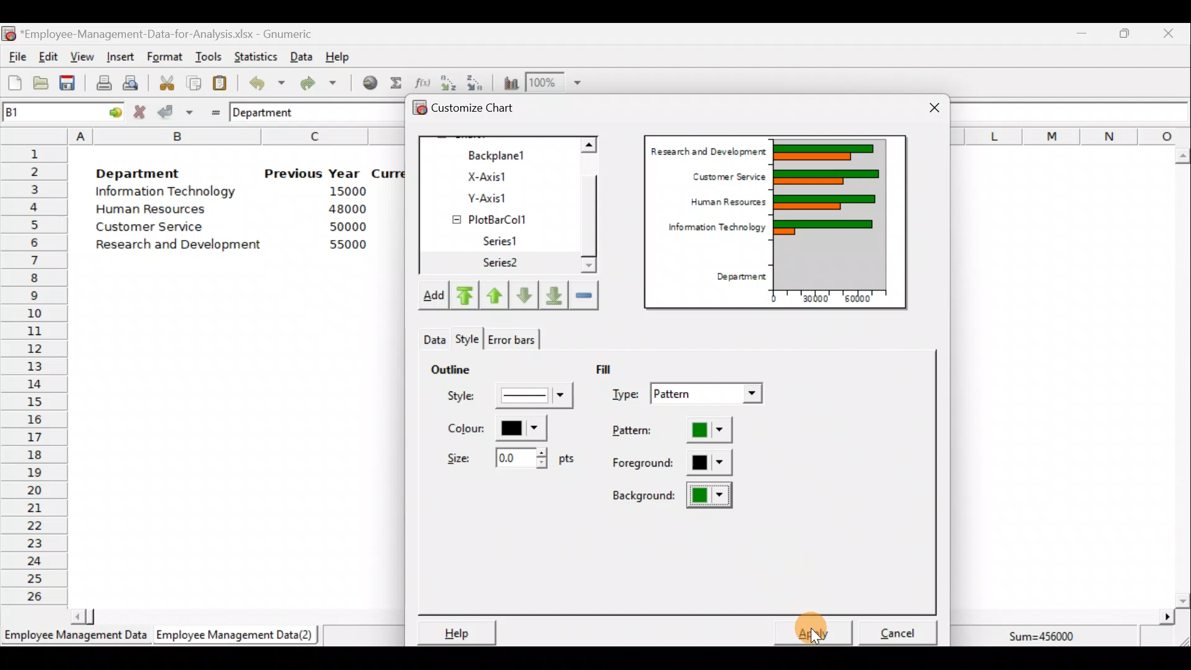  I want to click on Format, so click(164, 58).